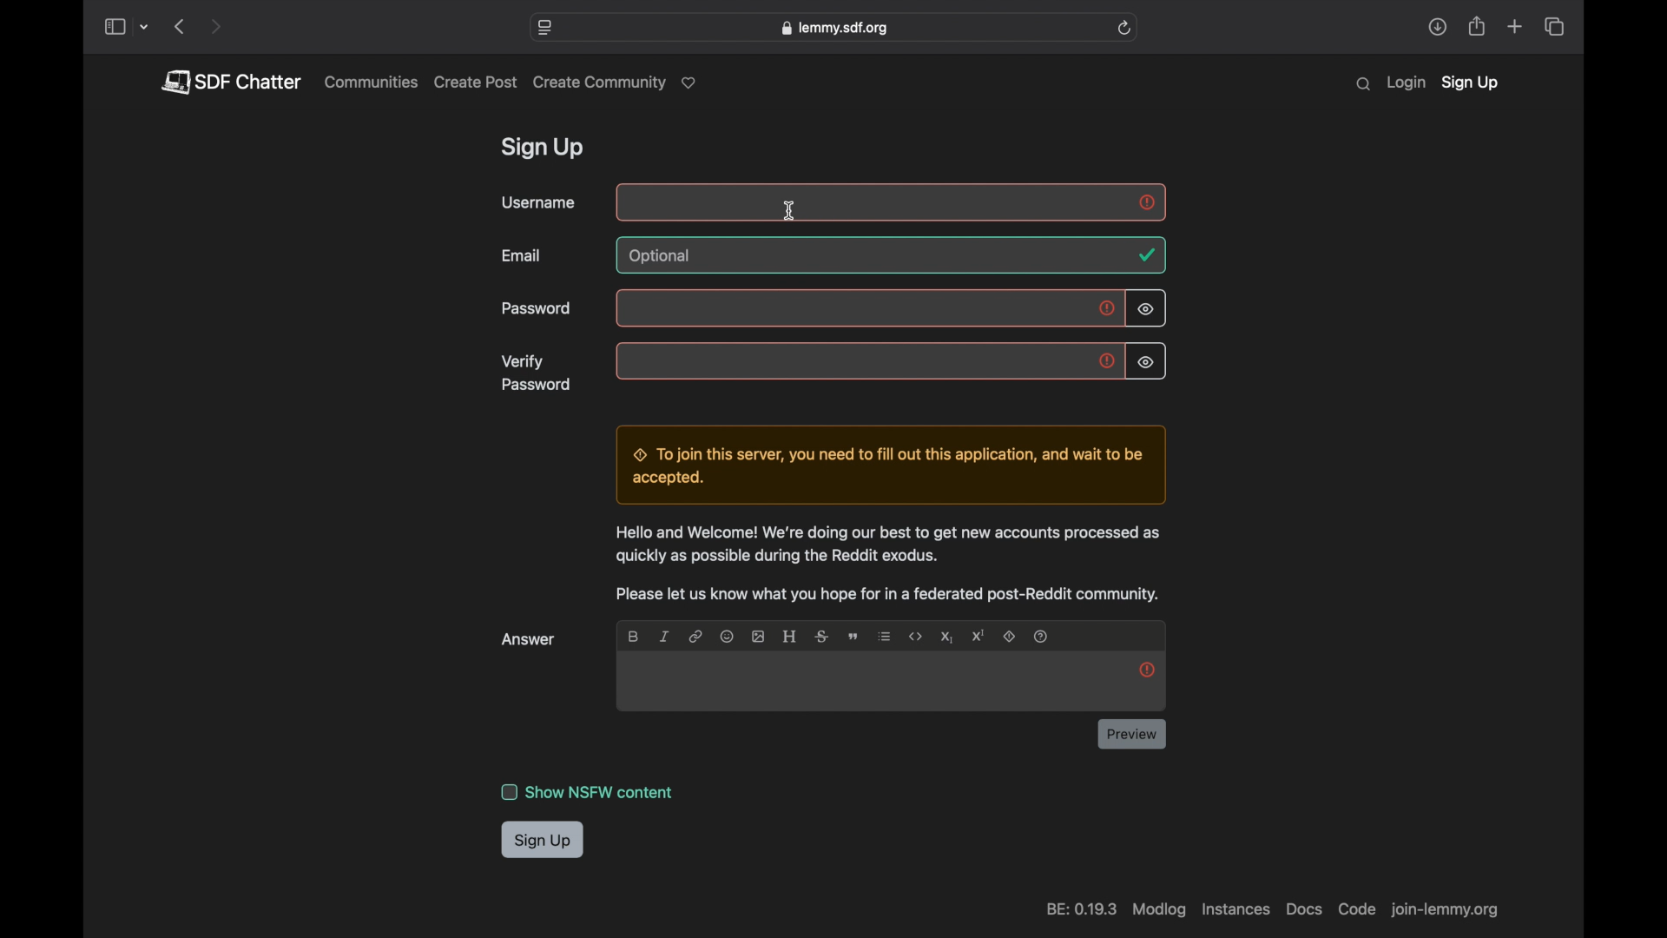 This screenshot has width=1667, height=938. Describe the element at coordinates (1132, 734) in the screenshot. I see `preview` at that location.